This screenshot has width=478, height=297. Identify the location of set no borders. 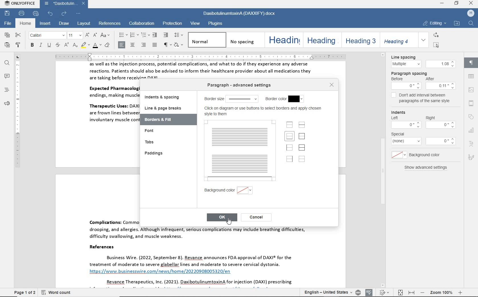
(302, 159).